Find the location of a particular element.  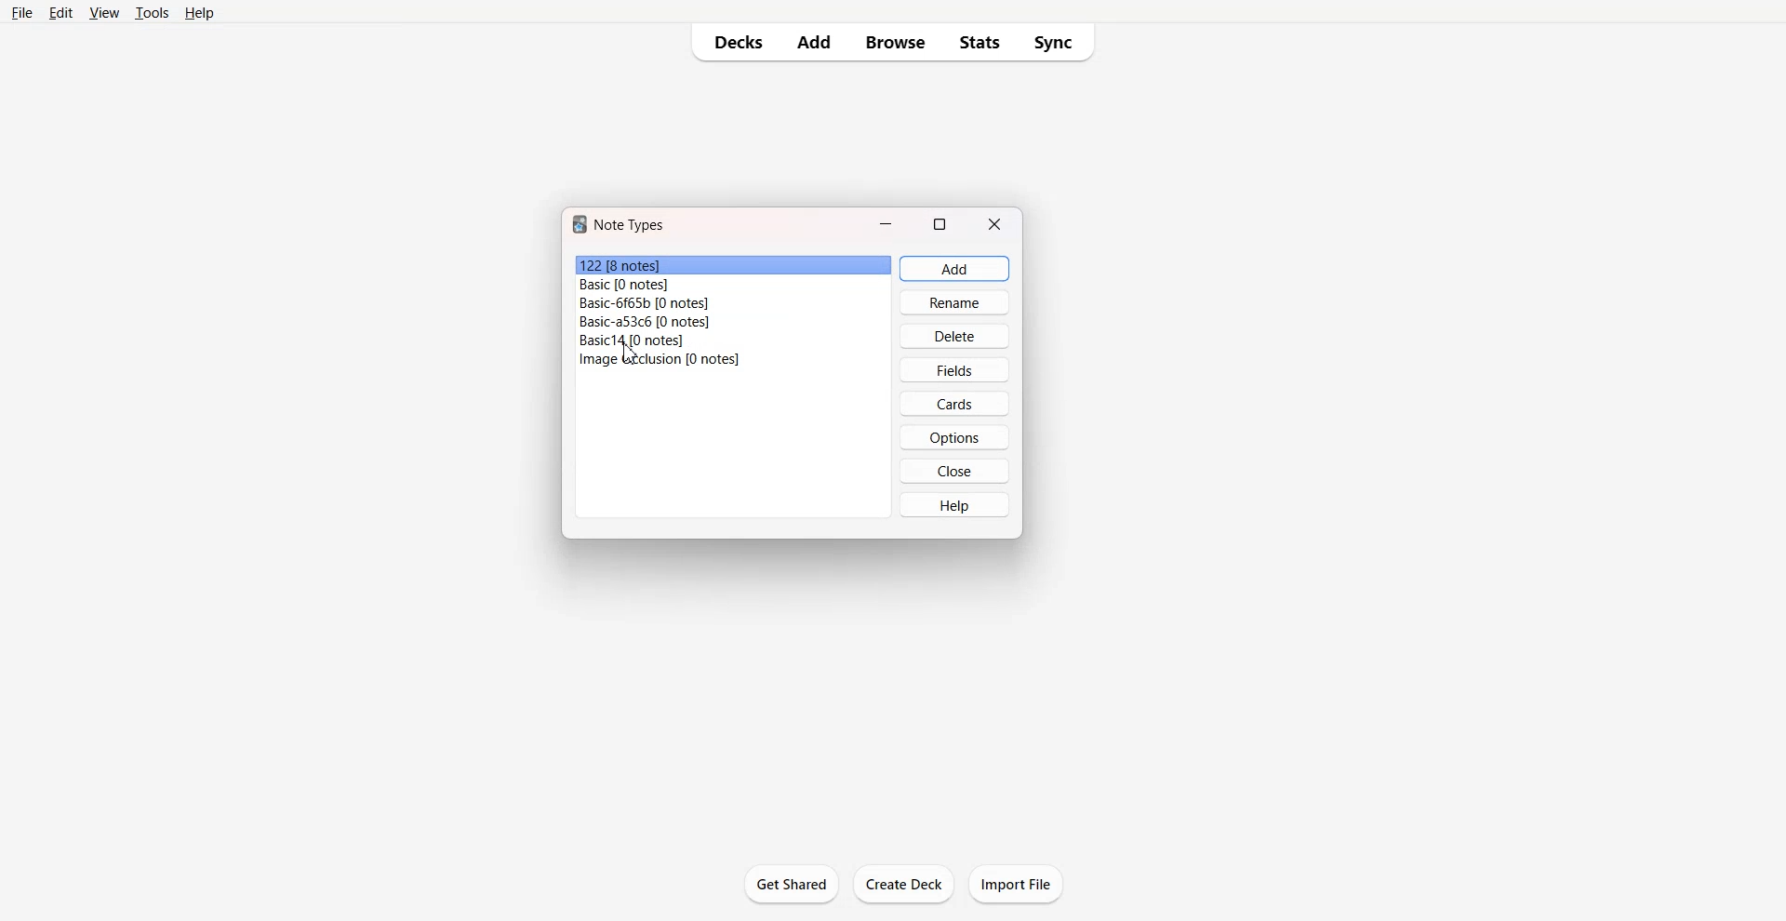

Add is located at coordinates (816, 43).